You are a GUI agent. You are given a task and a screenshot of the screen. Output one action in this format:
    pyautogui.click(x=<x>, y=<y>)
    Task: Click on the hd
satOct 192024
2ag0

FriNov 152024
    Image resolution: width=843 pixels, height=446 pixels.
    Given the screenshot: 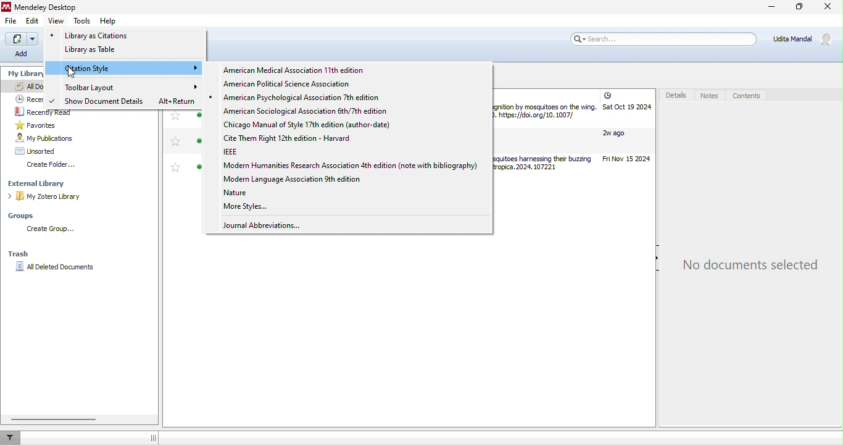 What is the action you would take?
    pyautogui.click(x=626, y=129)
    